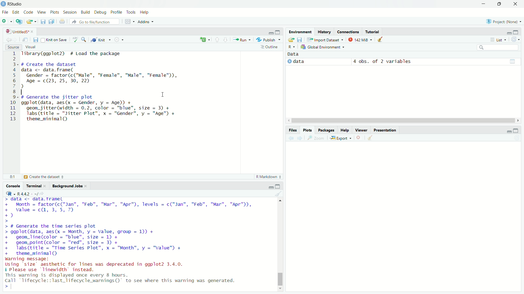  I want to click on minimize, so click(507, 131).